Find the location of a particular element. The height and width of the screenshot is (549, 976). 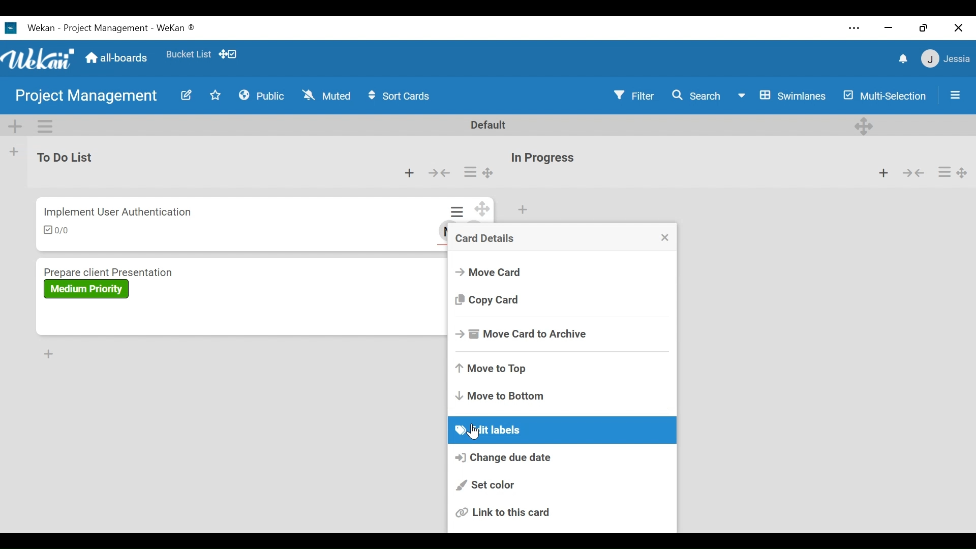

List Name is located at coordinates (63, 157).